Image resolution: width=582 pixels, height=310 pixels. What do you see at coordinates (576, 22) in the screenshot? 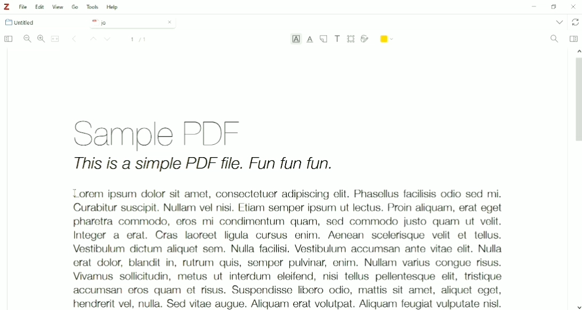
I see `Sync` at bounding box center [576, 22].